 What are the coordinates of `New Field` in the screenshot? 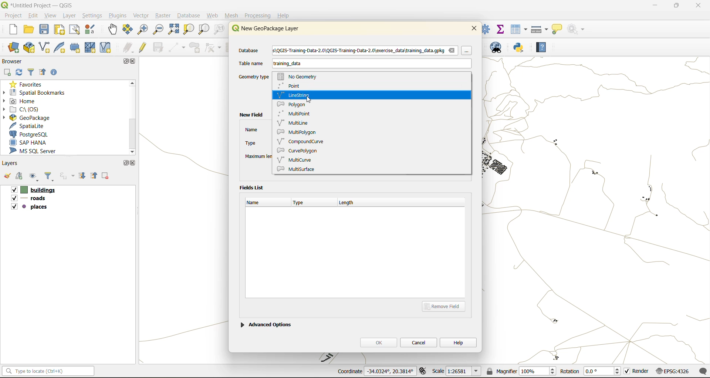 It's located at (250, 115).